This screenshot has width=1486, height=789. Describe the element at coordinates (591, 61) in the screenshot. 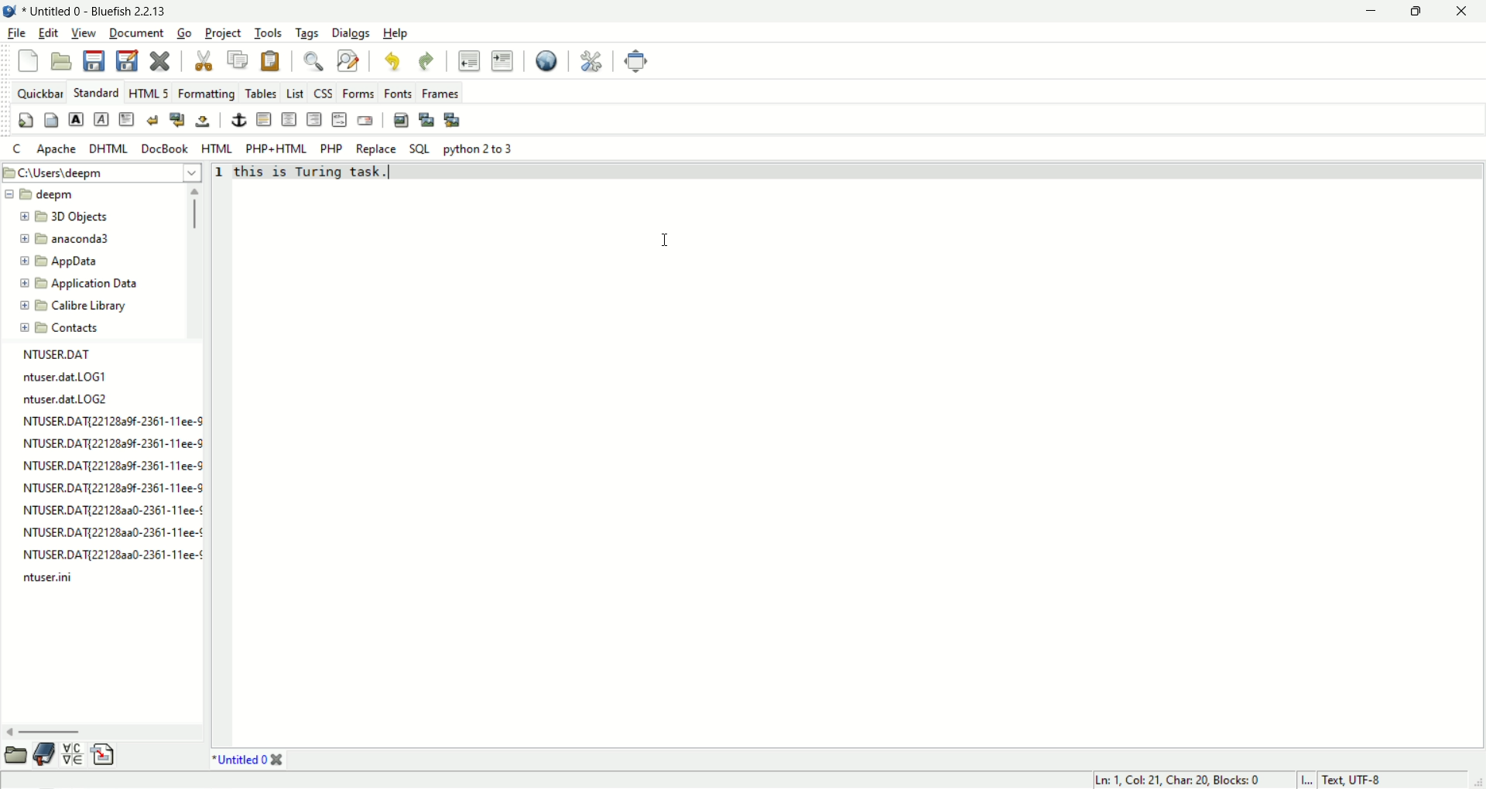

I see `preferences` at that location.